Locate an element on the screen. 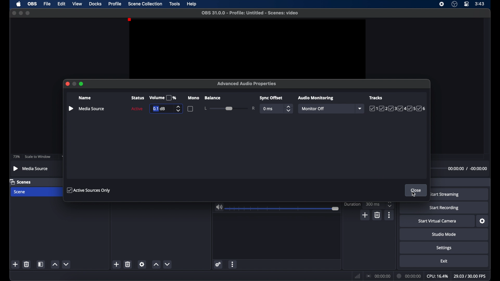 This screenshot has height=281, width=500. Media Source is located at coordinates (31, 169).